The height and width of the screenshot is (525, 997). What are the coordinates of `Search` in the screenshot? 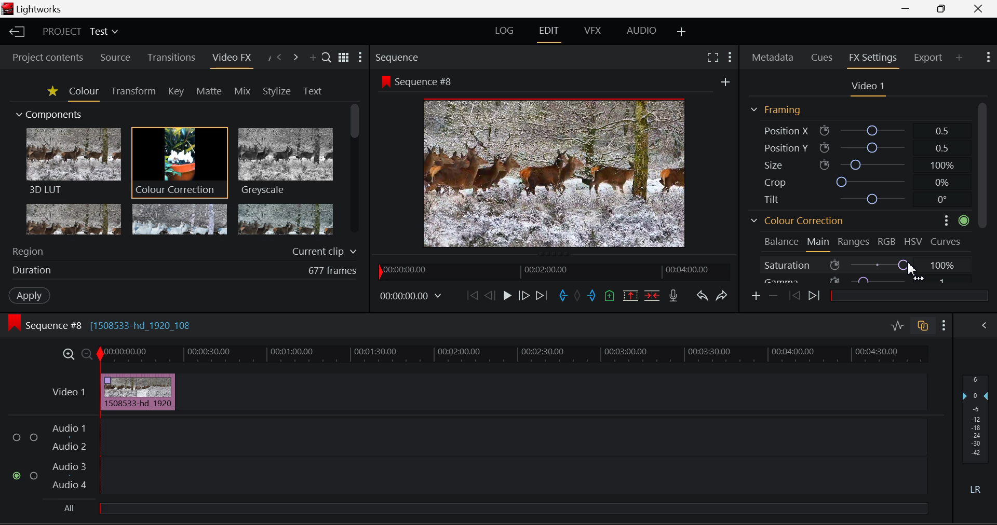 It's located at (325, 56).